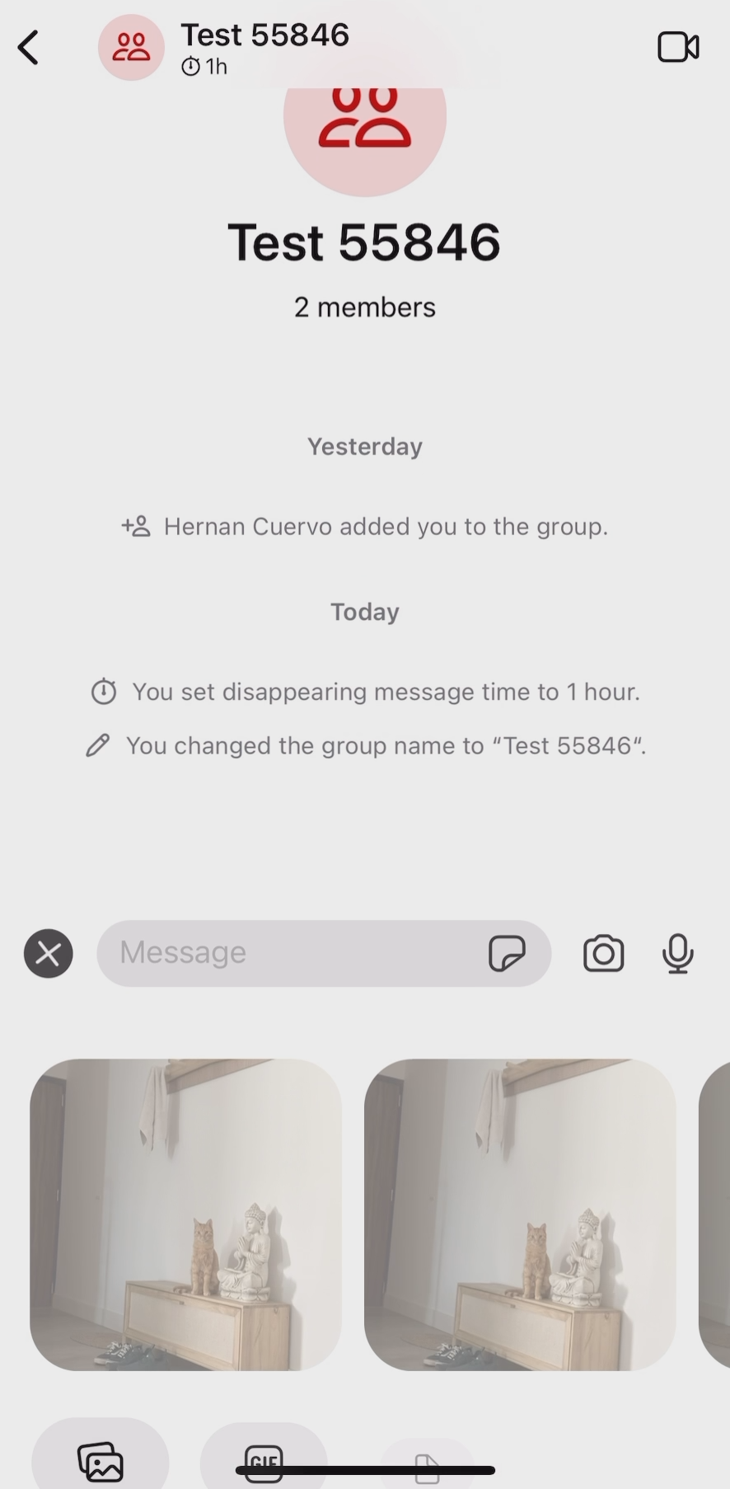 This screenshot has width=730, height=1489. I want to click on @ You set disappearing message time to 1 hour., so click(358, 681).